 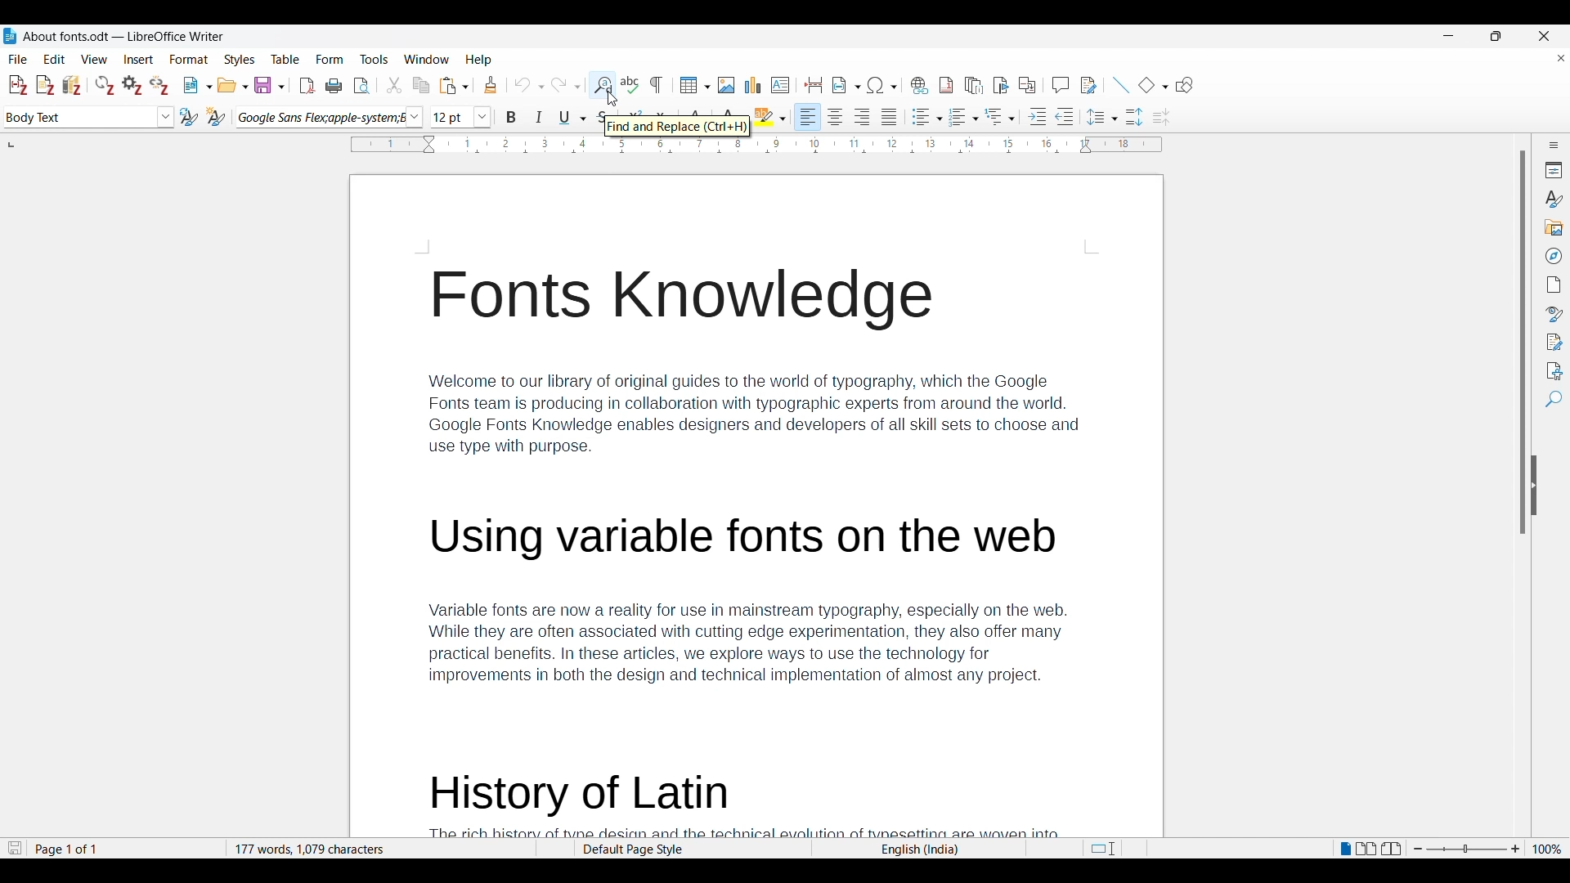 I want to click on Insert footnote, so click(x=946, y=85).